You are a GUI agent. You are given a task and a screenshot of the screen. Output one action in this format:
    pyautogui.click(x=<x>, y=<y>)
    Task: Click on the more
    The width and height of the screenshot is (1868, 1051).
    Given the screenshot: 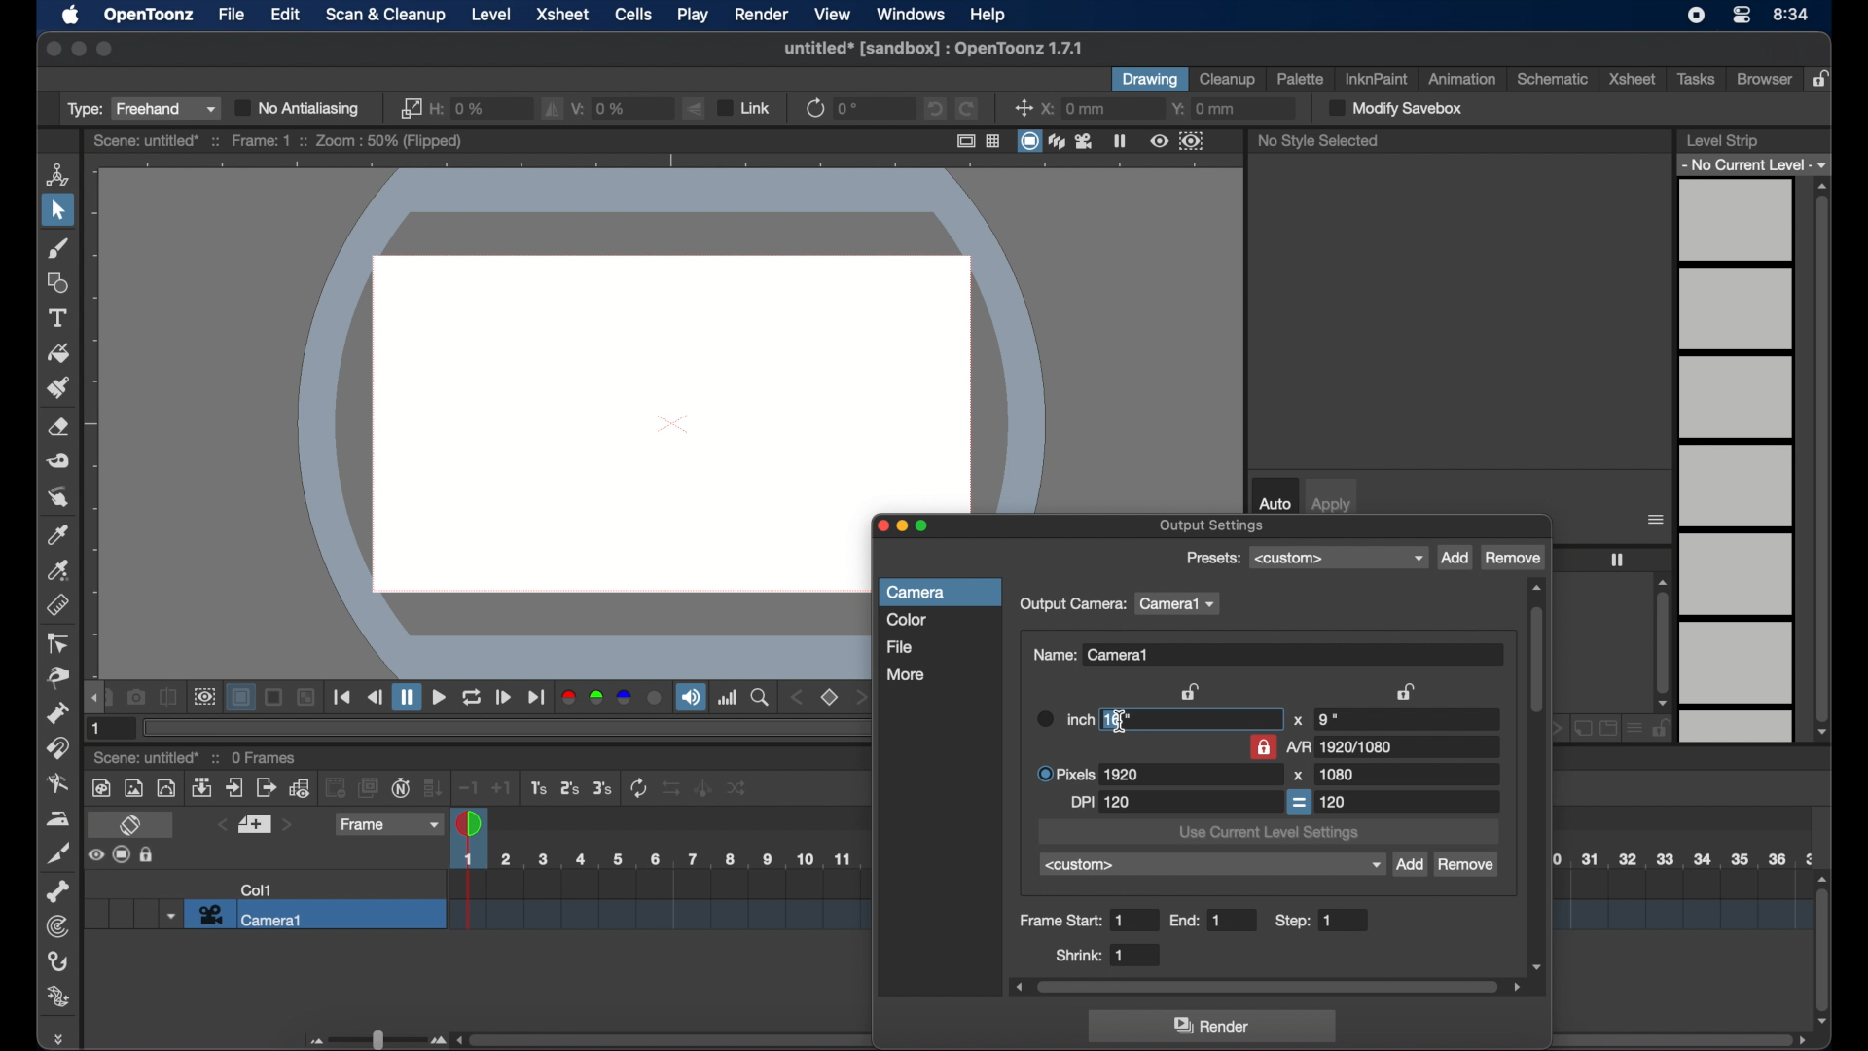 What is the action you would take?
    pyautogui.click(x=906, y=673)
    